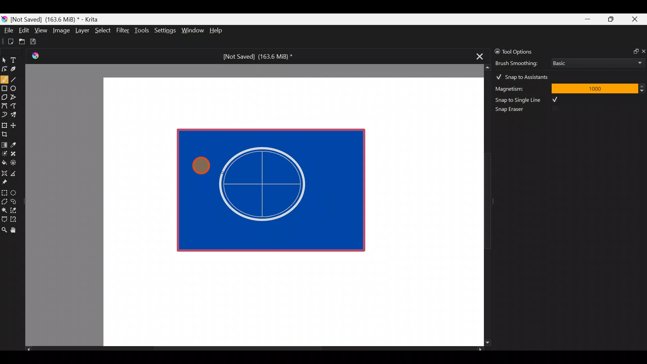 Image resolution: width=647 pixels, height=364 pixels. I want to click on Rectangular selection tool, so click(6, 191).